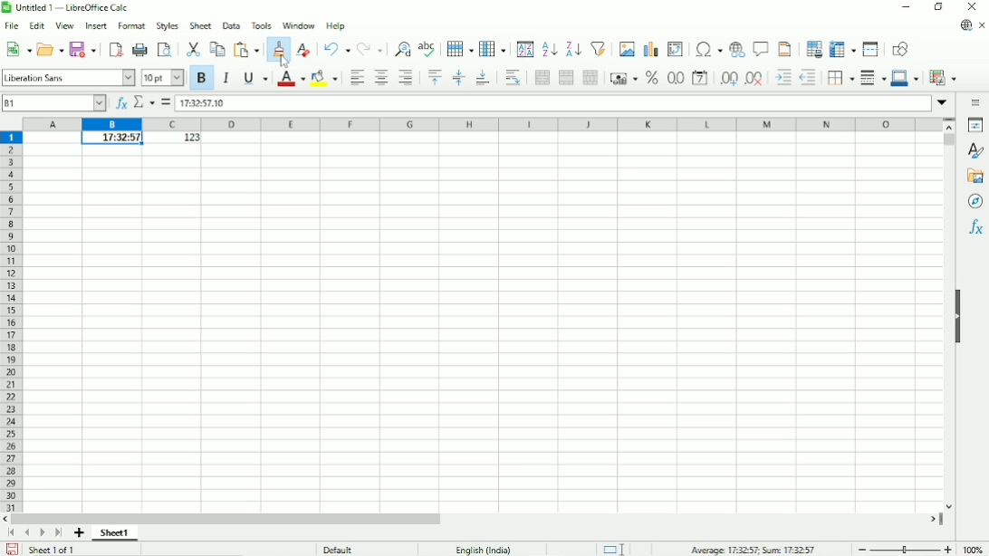 The image size is (989, 556). What do you see at coordinates (754, 80) in the screenshot?
I see `Delete decimal place` at bounding box center [754, 80].